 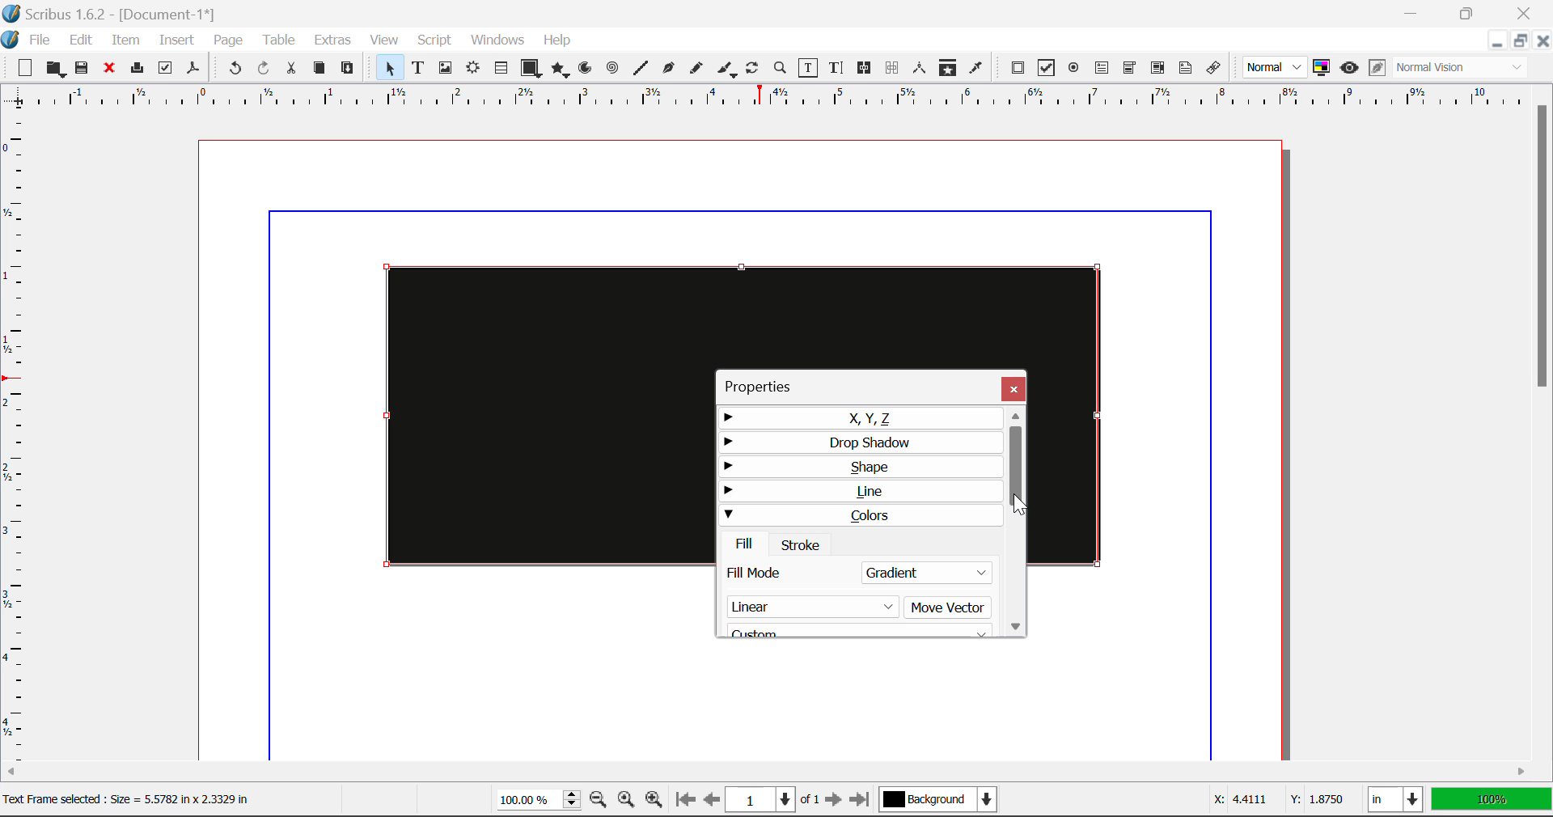 What do you see at coordinates (348, 69) in the screenshot?
I see `Paste` at bounding box center [348, 69].